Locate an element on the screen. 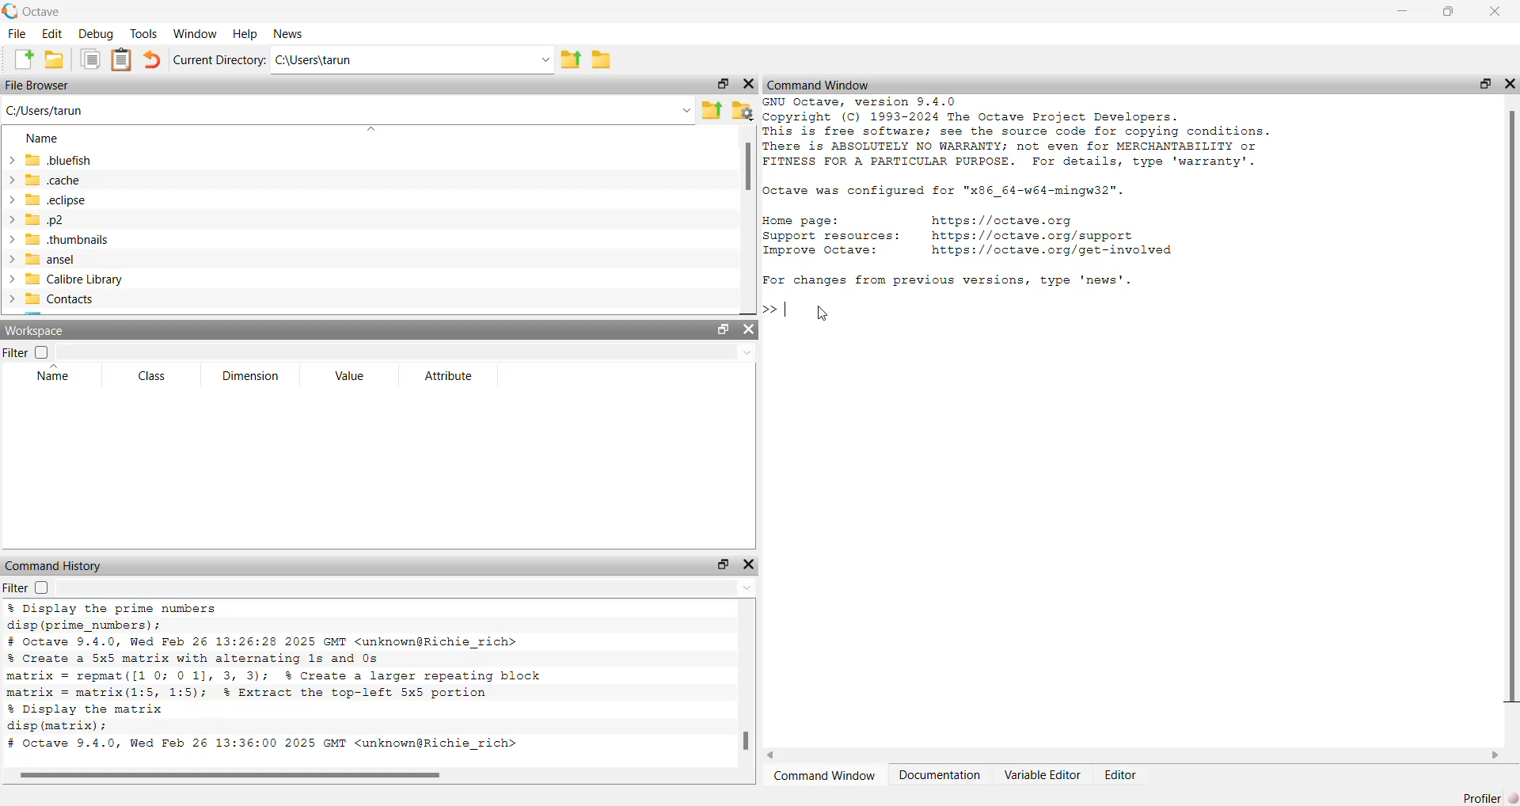 This screenshot has height=806, width=1520. octave resources is located at coordinates (1005, 235).